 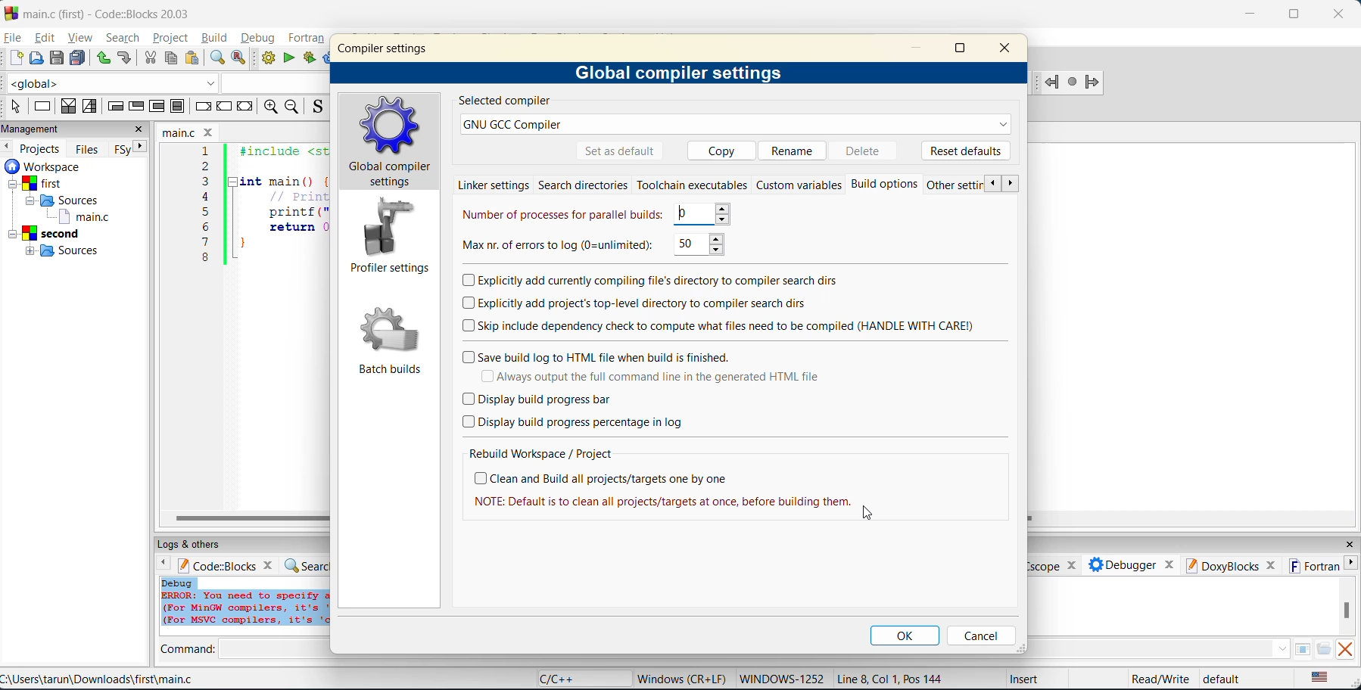 What do you see at coordinates (602, 355) in the screenshot?
I see `save build log to HTML file when build is finished` at bounding box center [602, 355].